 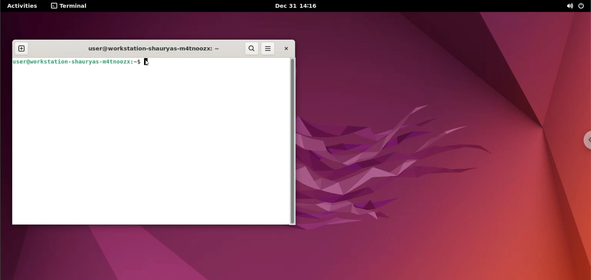 I want to click on command input box, so click(x=148, y=146).